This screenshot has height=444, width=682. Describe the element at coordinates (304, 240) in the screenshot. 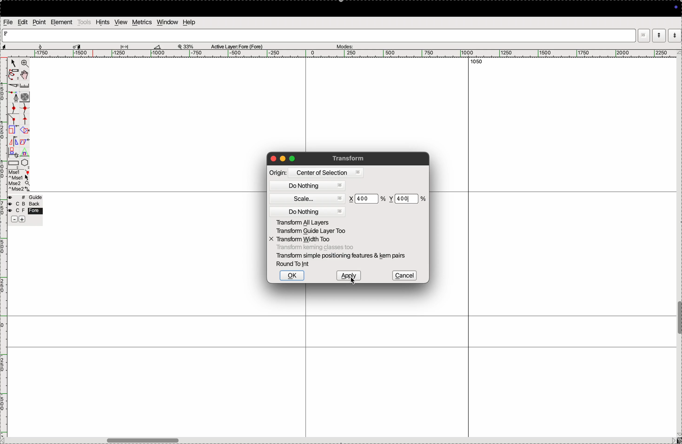

I see `transform width too` at that location.